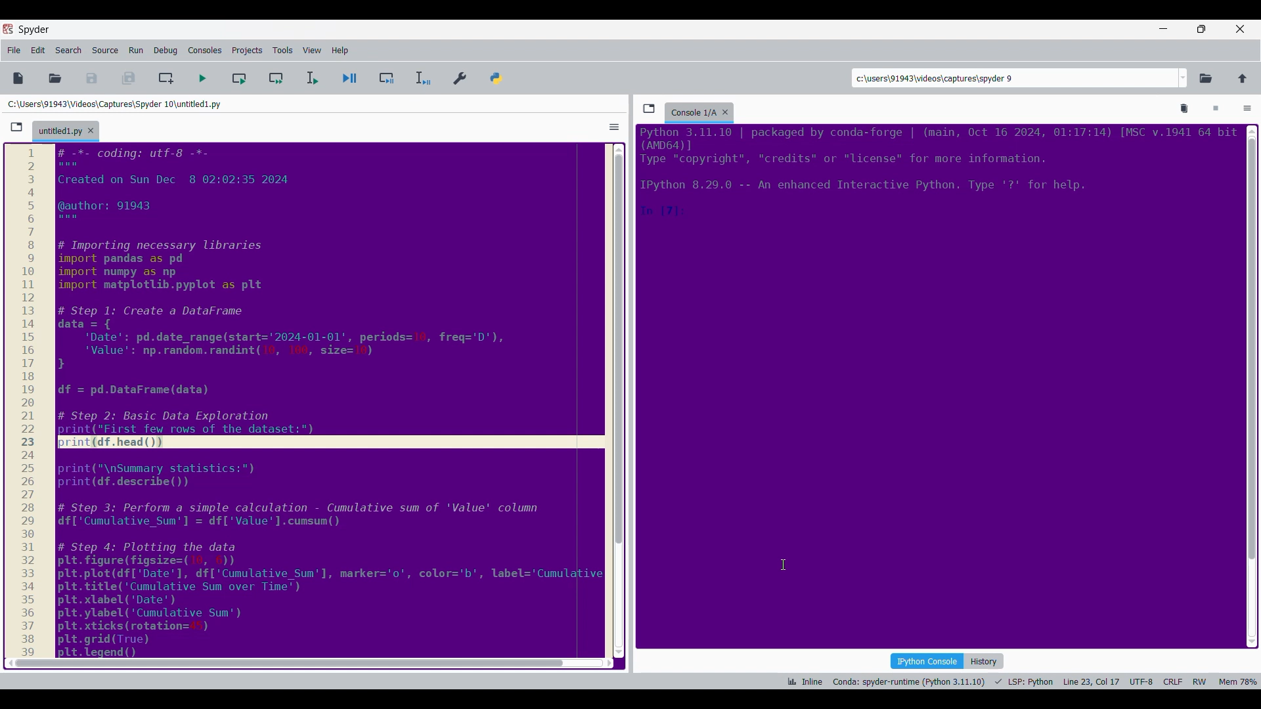  Describe the element at coordinates (461, 75) in the screenshot. I see `Preferences` at that location.